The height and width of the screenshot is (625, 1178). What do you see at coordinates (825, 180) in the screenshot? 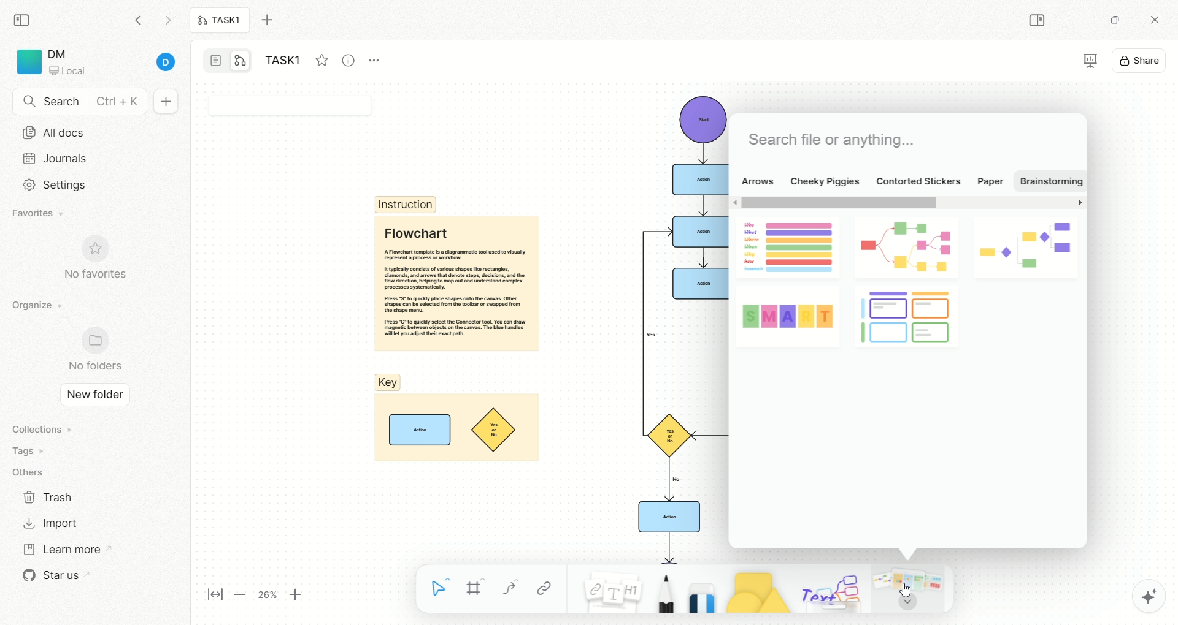
I see `cheeky piggies` at bounding box center [825, 180].